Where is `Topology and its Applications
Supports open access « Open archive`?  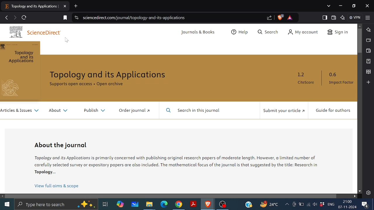
Topology and its Applications
Supports open access « Open archive is located at coordinates (111, 78).